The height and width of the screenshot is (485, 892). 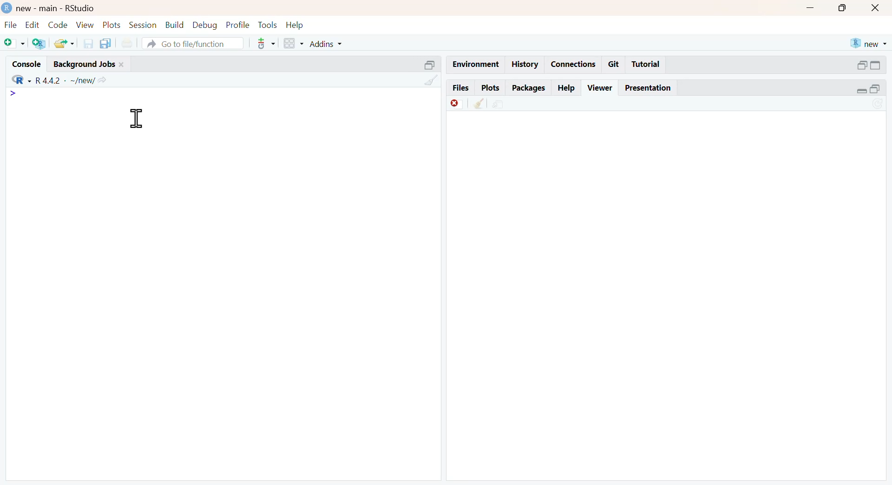 I want to click on share folder as, so click(x=65, y=44).